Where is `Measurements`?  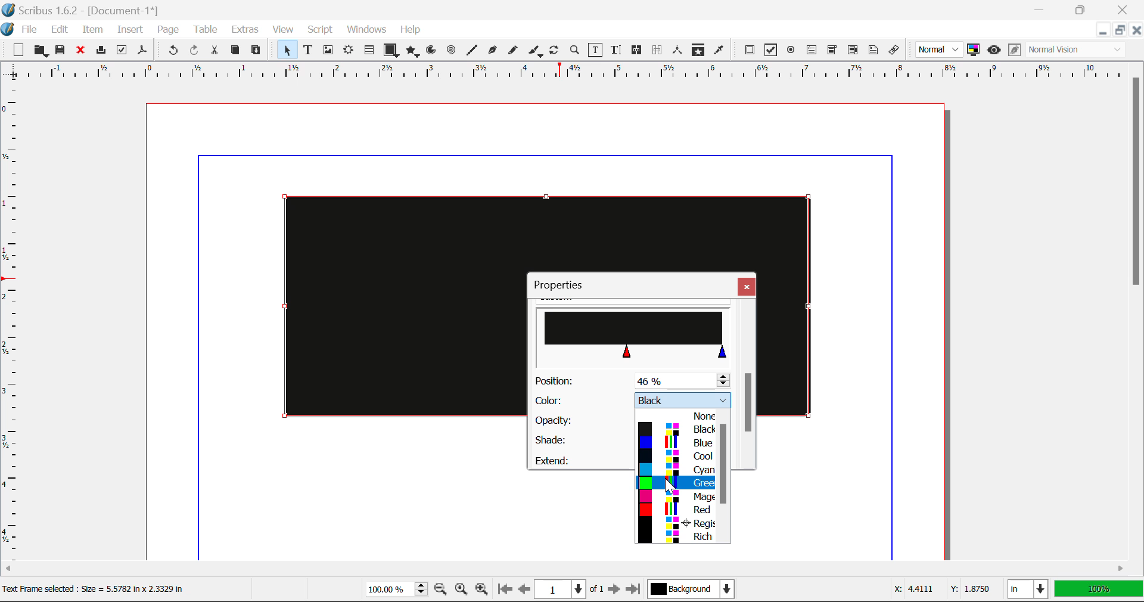 Measurements is located at coordinates (678, 50).